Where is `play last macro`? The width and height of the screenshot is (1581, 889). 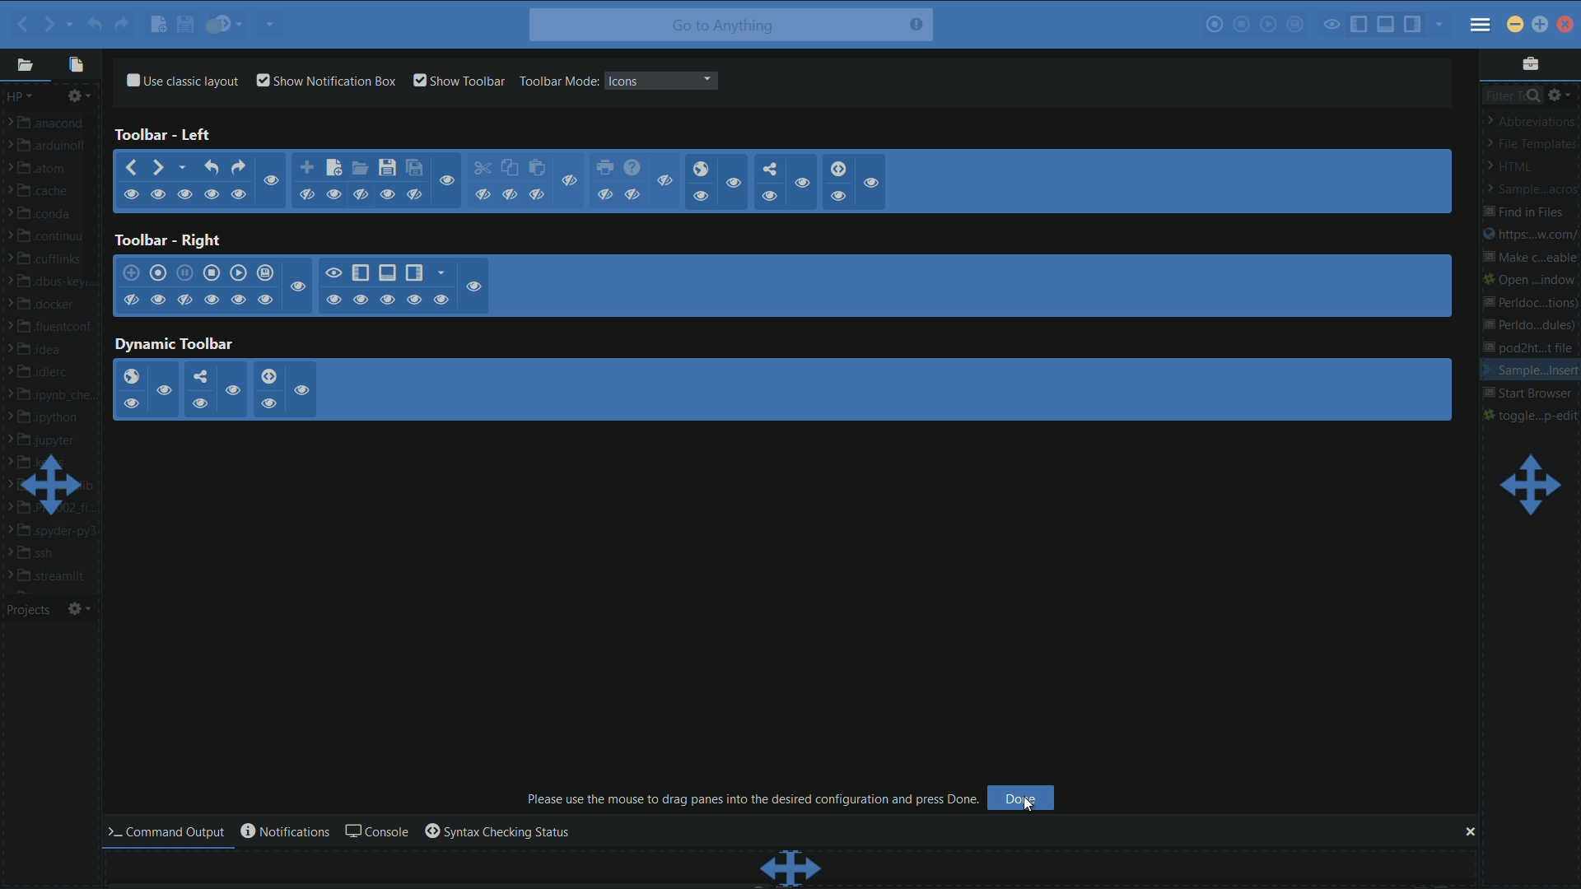 play last macro is located at coordinates (1268, 25).